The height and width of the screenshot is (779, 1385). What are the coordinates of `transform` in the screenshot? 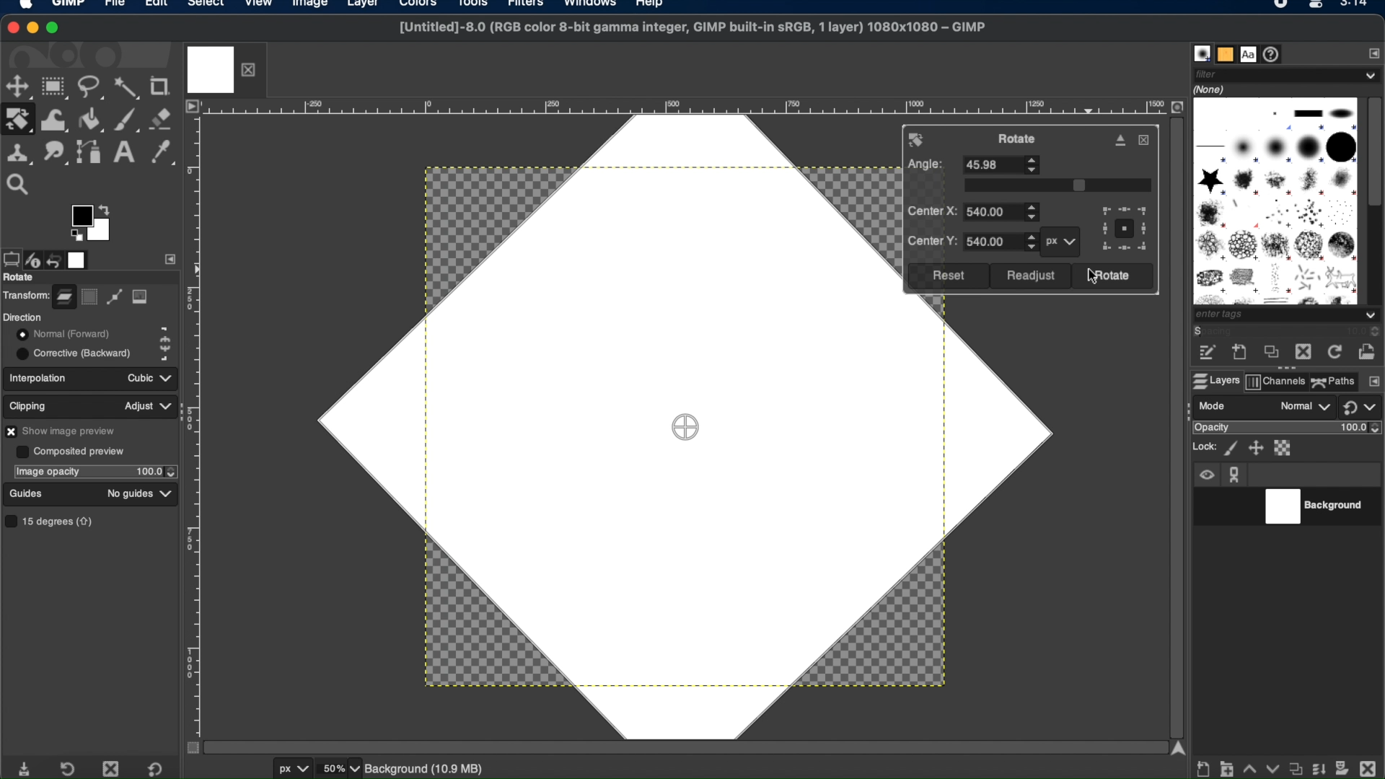 It's located at (25, 294).